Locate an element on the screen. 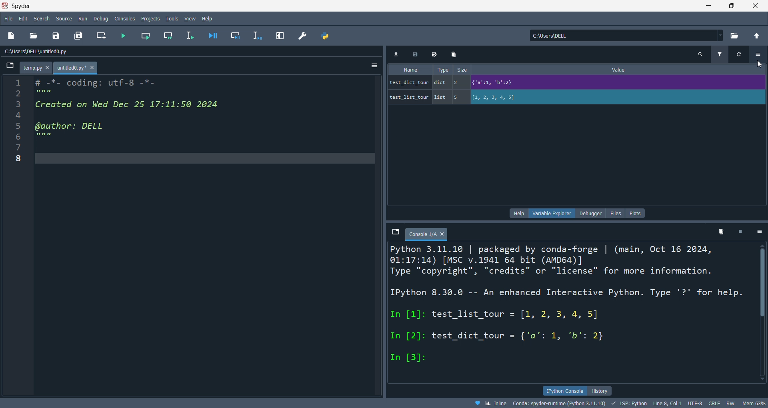 This screenshot has height=408, width=768. search is located at coordinates (40, 19).